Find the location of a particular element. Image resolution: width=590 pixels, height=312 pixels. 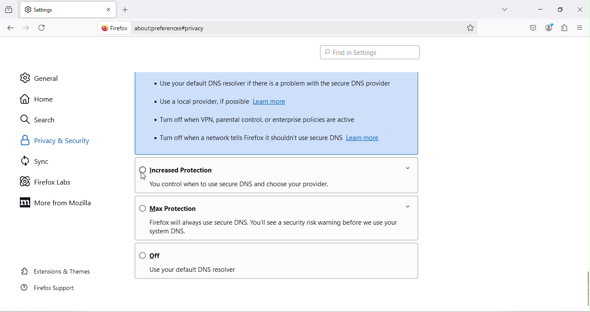

Firefox will always use secure DNS . You'll see a security risk warning before we use your system DNS is located at coordinates (278, 226).